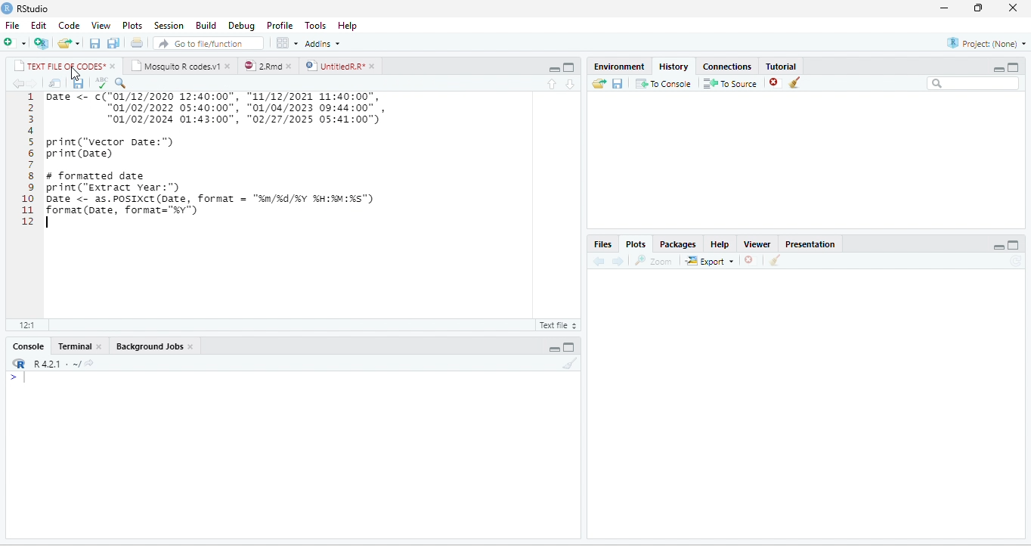  I want to click on close file, so click(776, 82).